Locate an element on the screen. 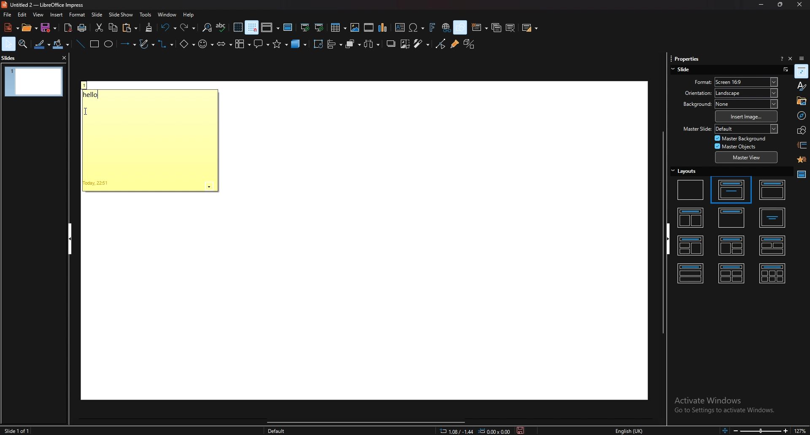 The width and height of the screenshot is (810, 435). block arrows is located at coordinates (224, 43).